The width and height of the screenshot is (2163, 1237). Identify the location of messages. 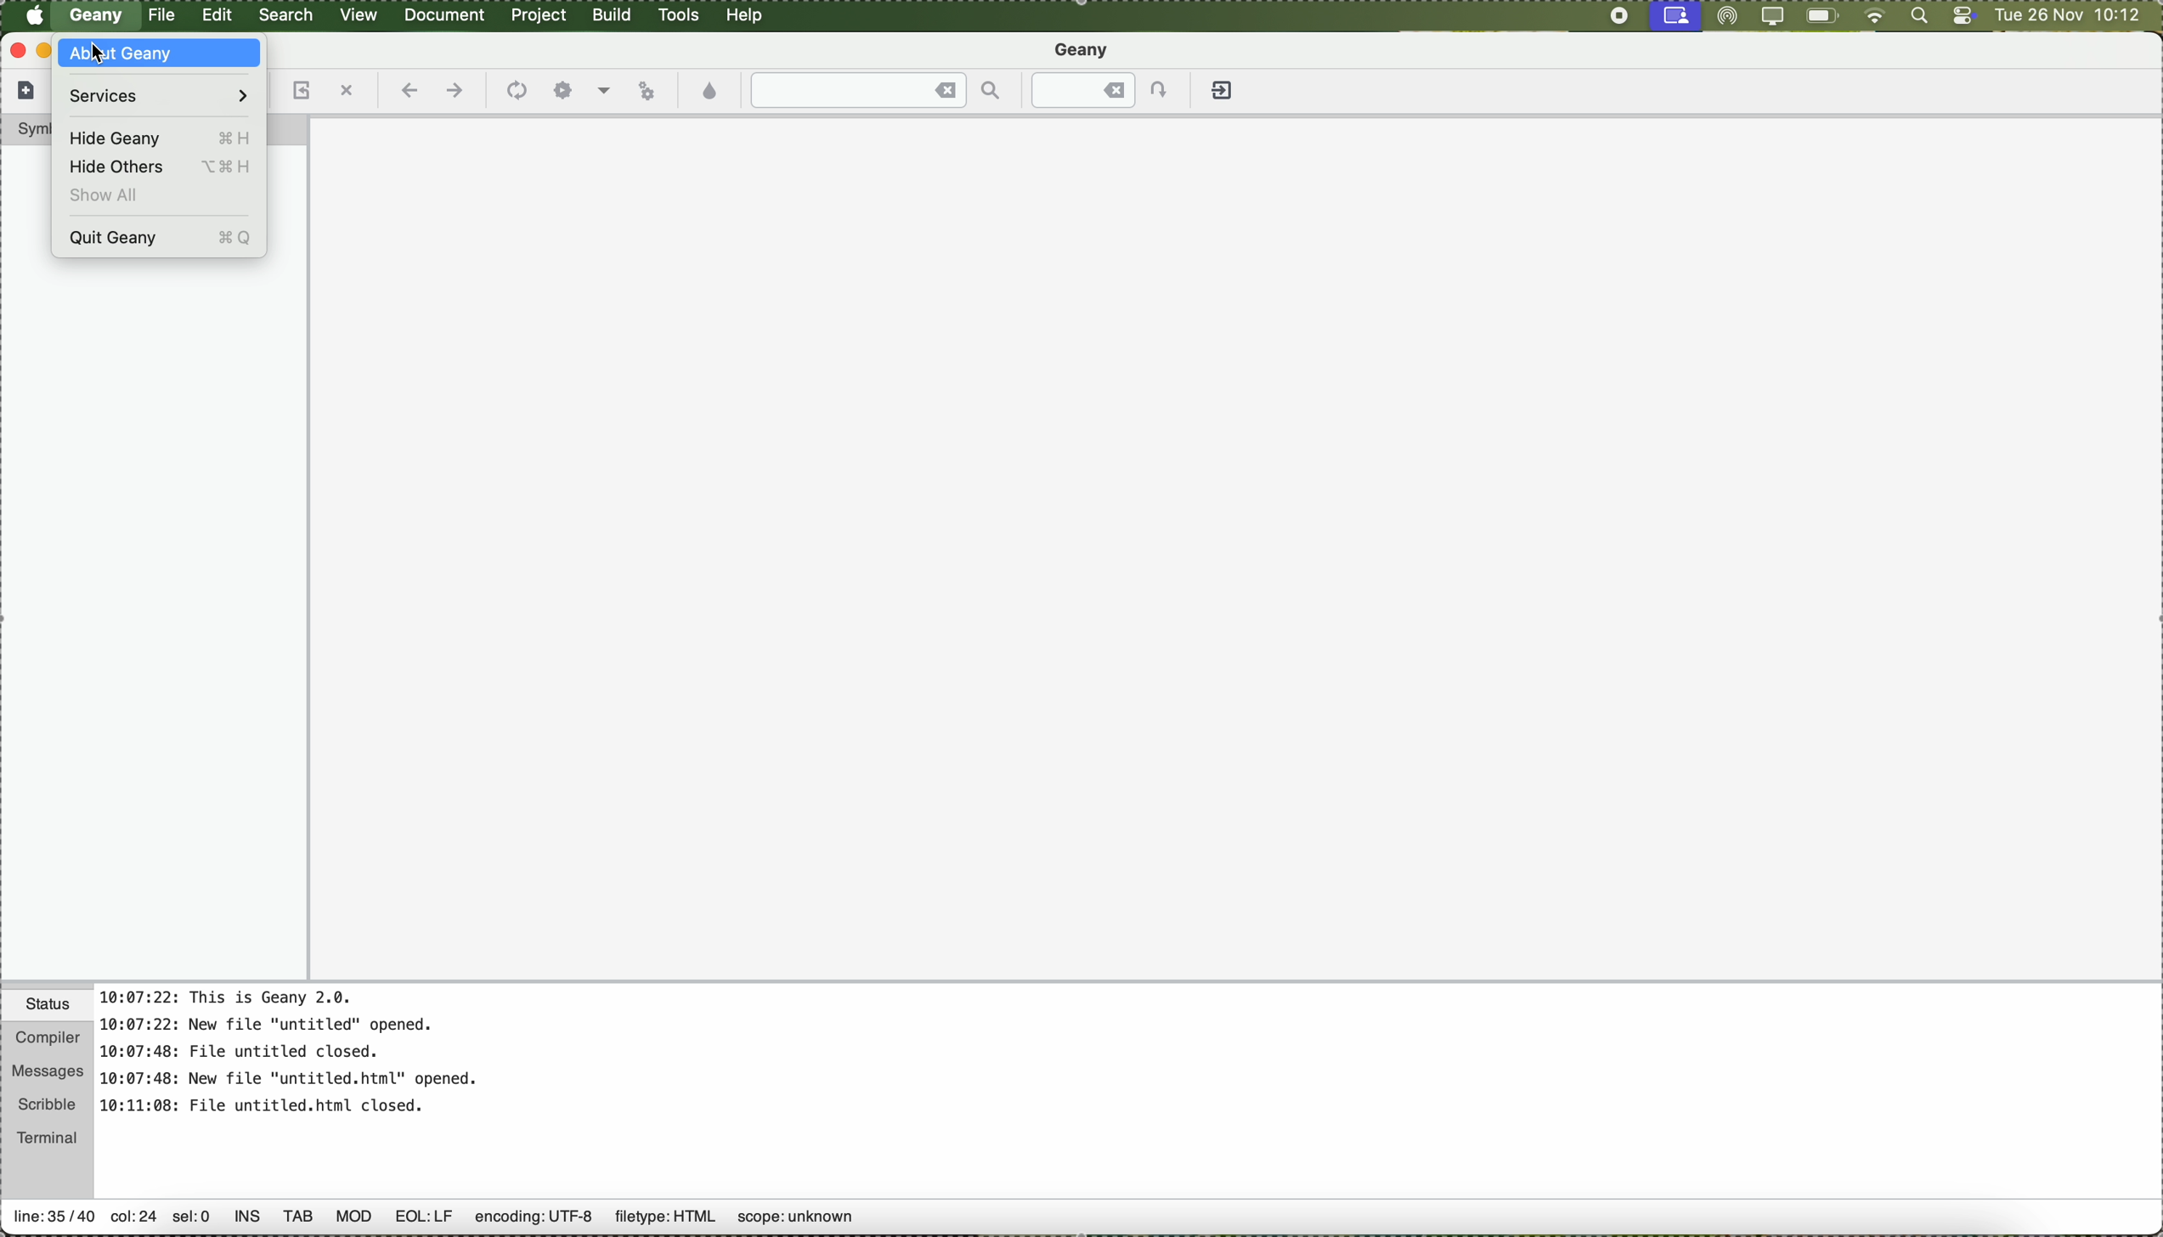
(48, 1067).